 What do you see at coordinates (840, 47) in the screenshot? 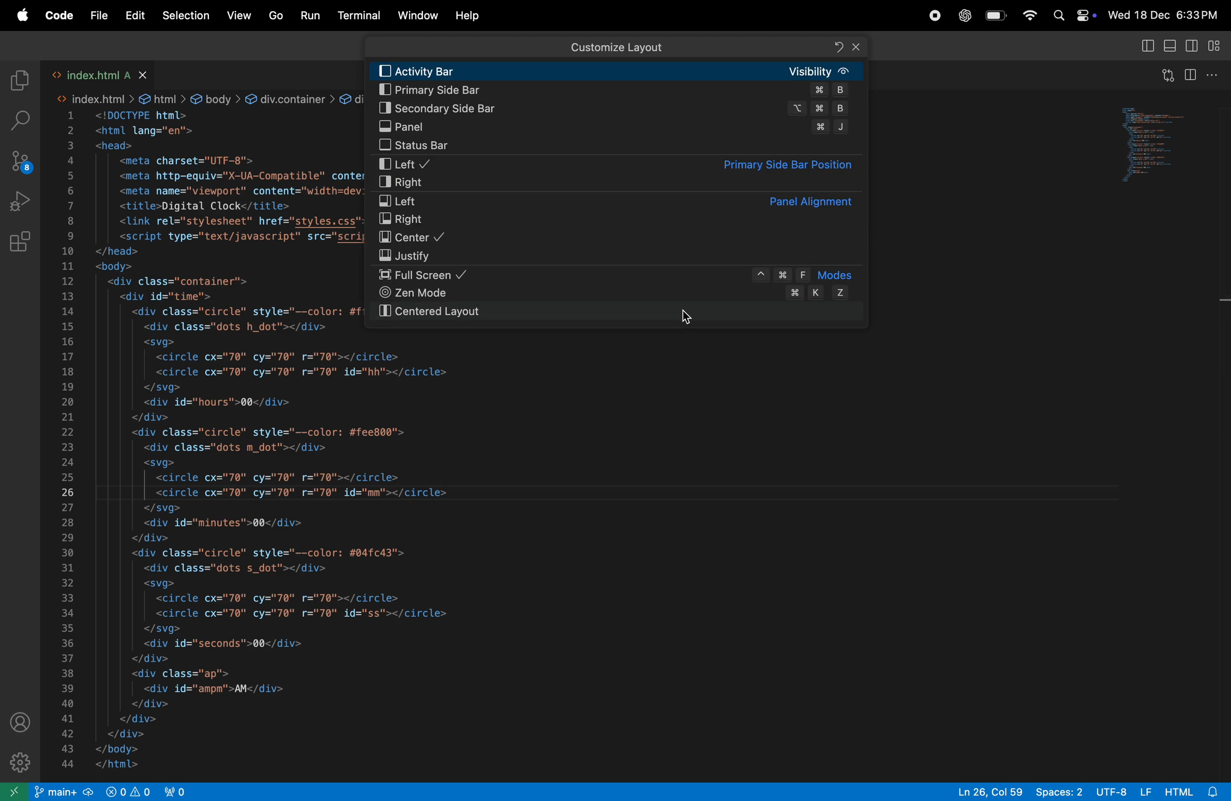
I see `Refresh` at bounding box center [840, 47].